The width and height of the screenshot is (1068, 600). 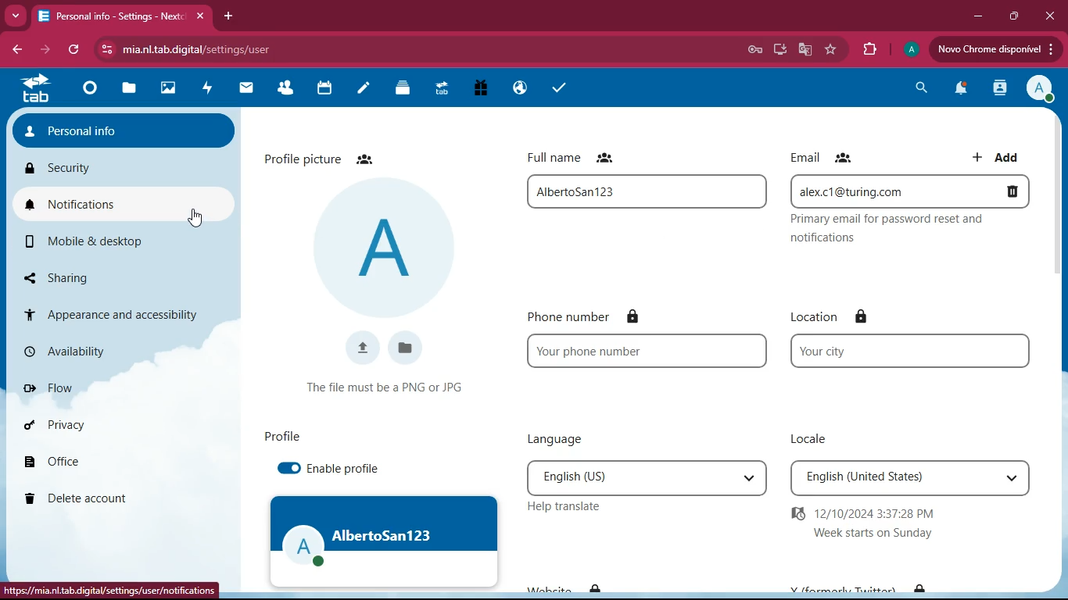 What do you see at coordinates (778, 48) in the screenshot?
I see `desktop` at bounding box center [778, 48].